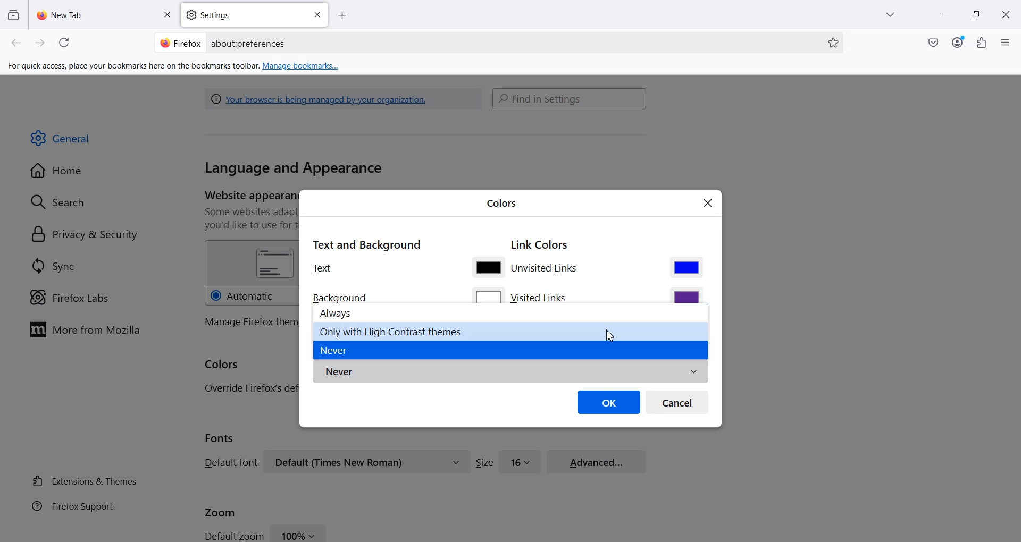  Describe the element at coordinates (180, 42) in the screenshot. I see `Firefox` at that location.